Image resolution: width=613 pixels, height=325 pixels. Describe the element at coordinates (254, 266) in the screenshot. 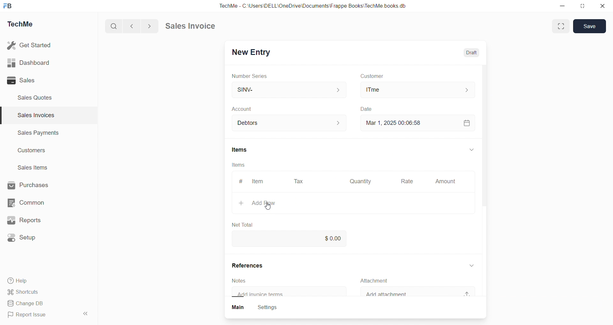

I see `References` at that location.